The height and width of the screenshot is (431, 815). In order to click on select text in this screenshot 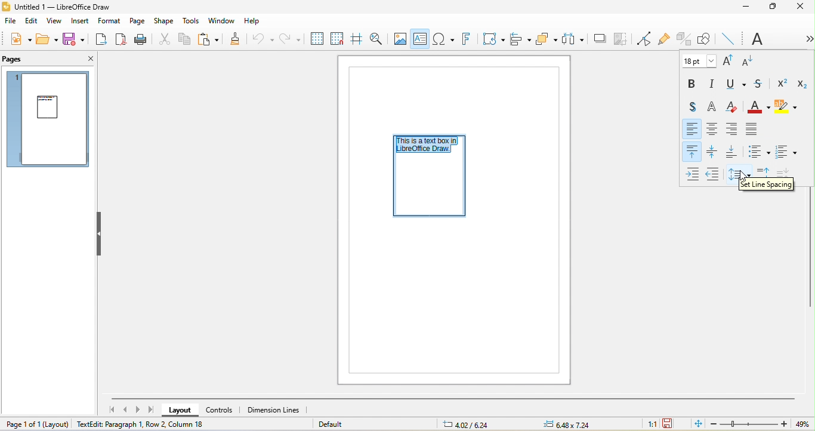, I will do `click(431, 146)`.